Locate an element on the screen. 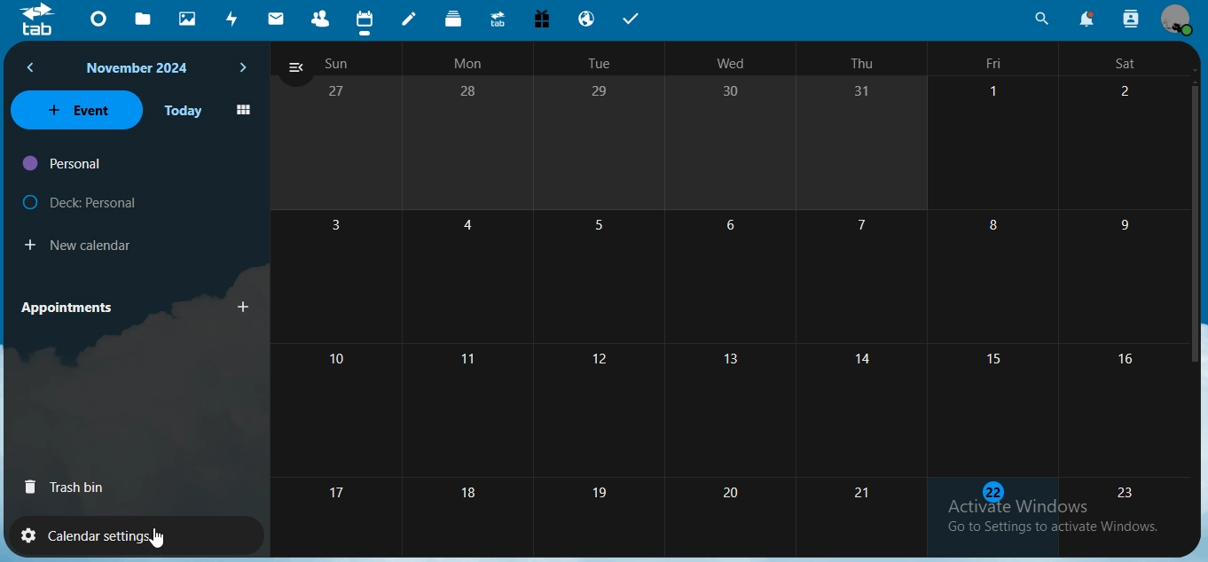 The height and width of the screenshot is (562, 1208). photos is located at coordinates (188, 20).